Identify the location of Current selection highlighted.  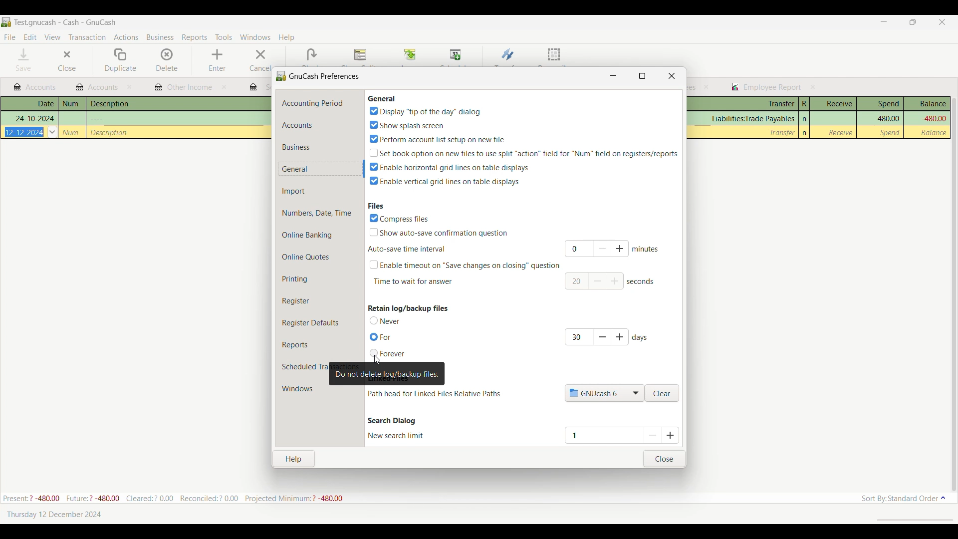
(321, 169).